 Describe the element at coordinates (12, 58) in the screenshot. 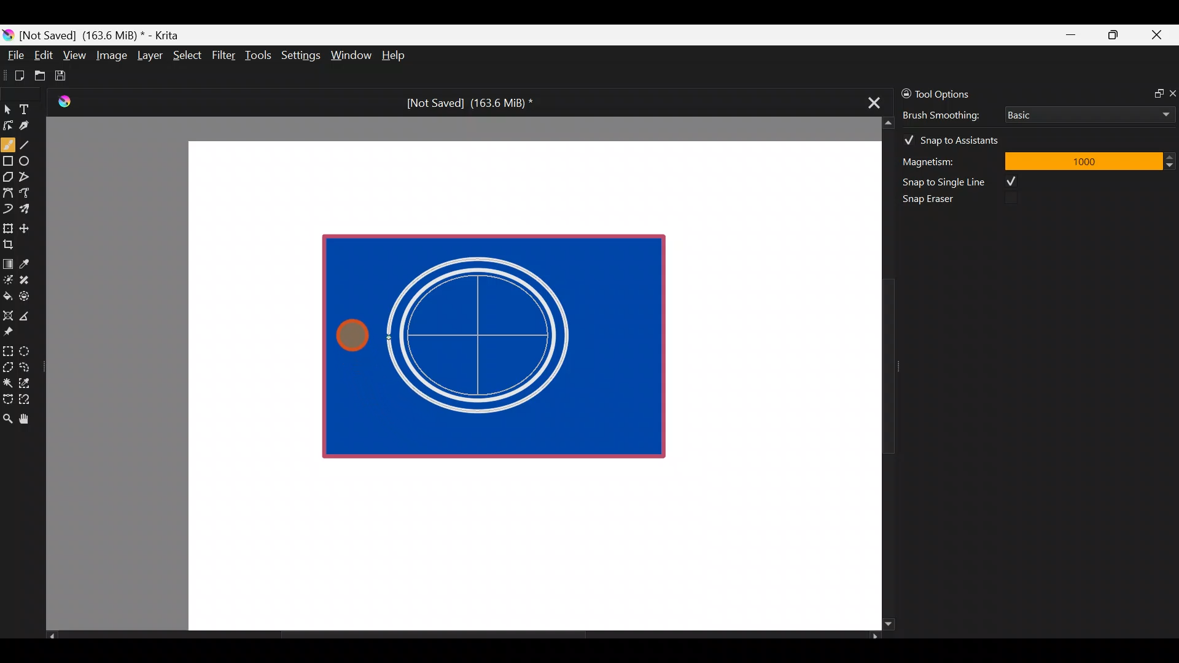

I see `File` at that location.